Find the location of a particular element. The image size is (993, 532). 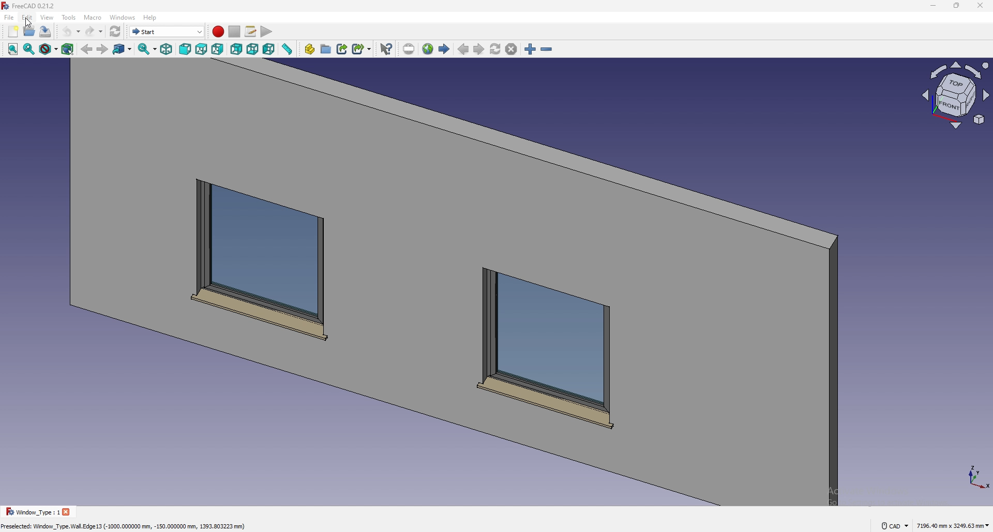

stop recording macros is located at coordinates (234, 32).